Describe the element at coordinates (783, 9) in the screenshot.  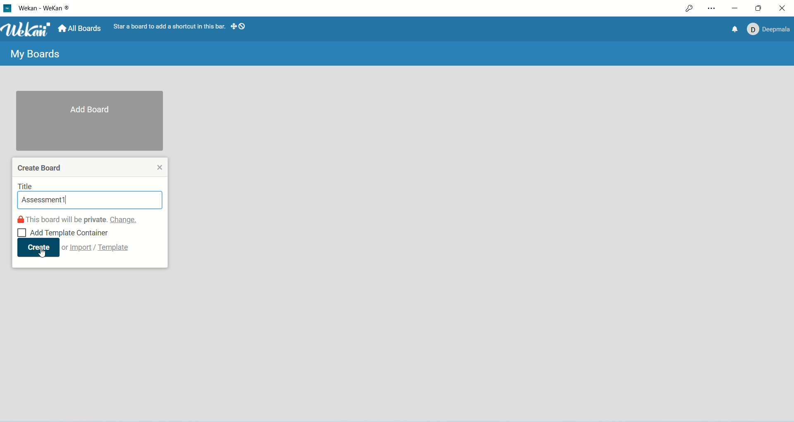
I see `close` at that location.